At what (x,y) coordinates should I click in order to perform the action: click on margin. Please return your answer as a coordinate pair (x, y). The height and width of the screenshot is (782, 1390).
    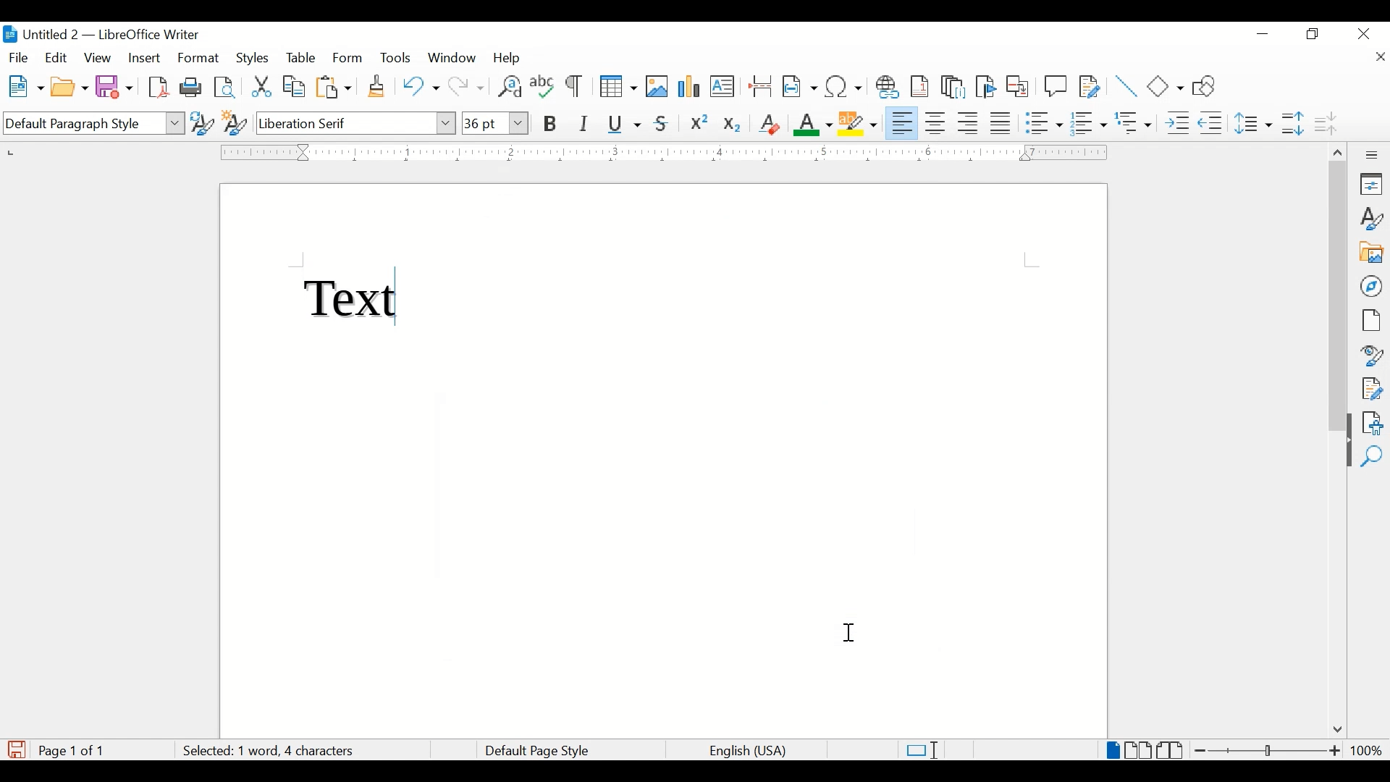
    Looking at the image, I should click on (660, 152).